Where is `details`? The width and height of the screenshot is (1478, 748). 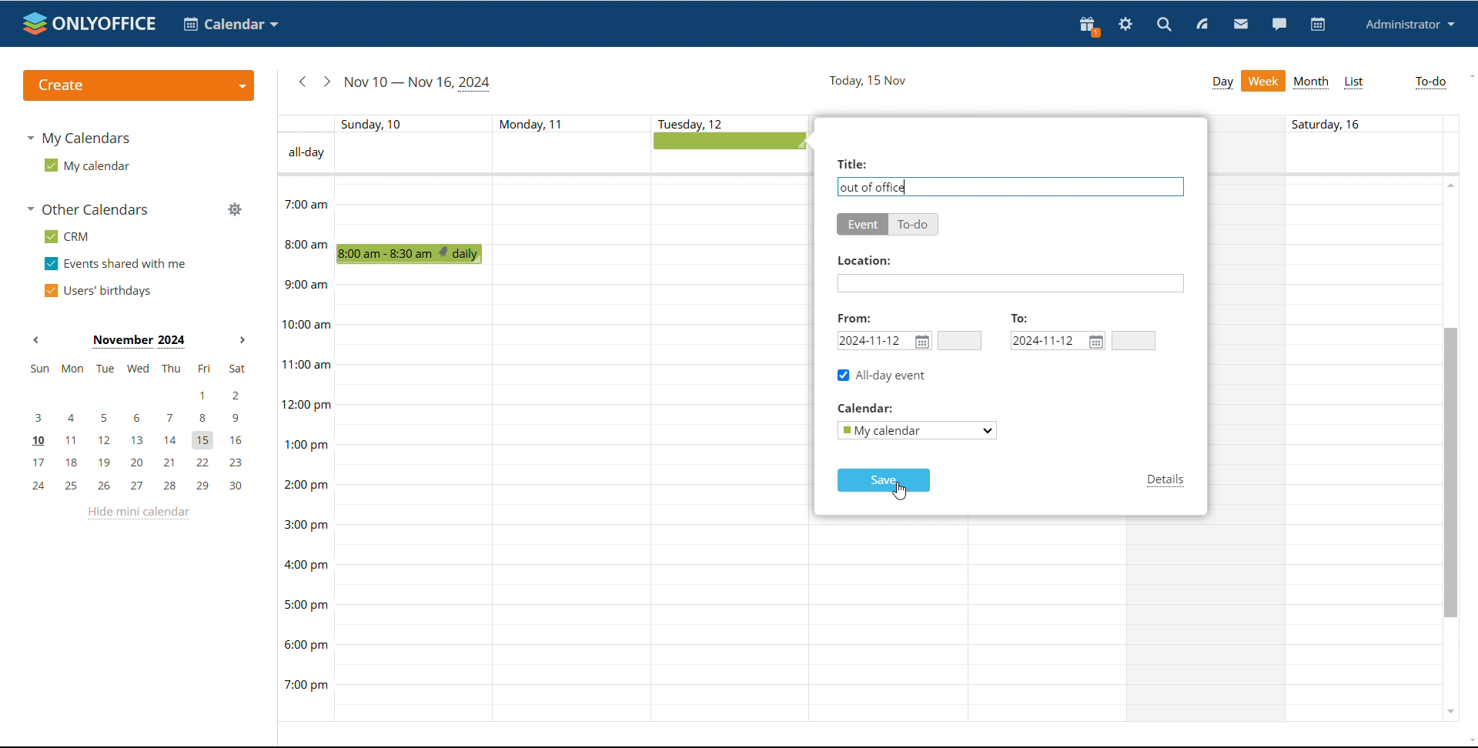 details is located at coordinates (1165, 481).